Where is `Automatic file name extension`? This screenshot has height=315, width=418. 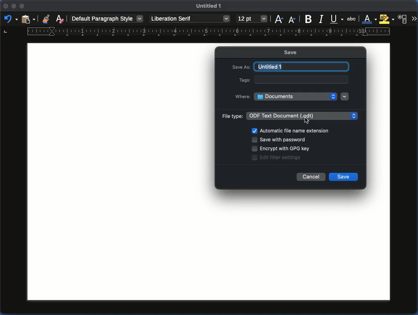
Automatic file name extension is located at coordinates (292, 130).